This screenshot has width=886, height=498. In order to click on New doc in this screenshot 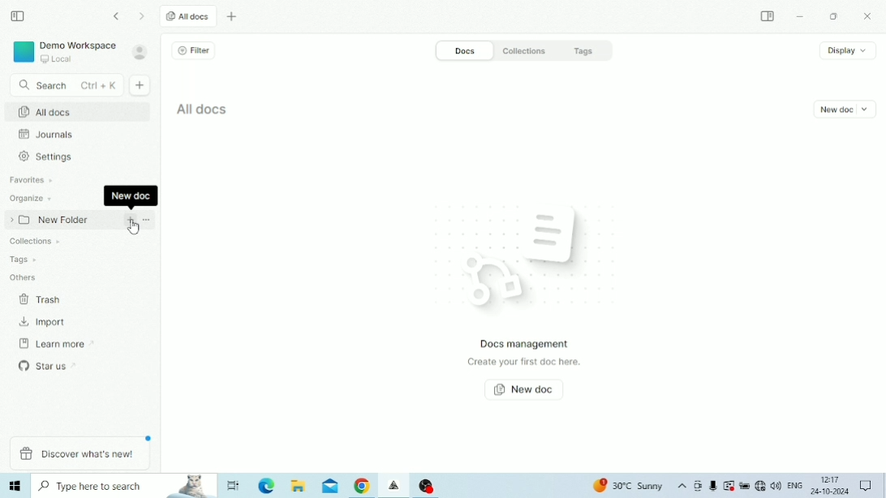, I will do `click(526, 390)`.